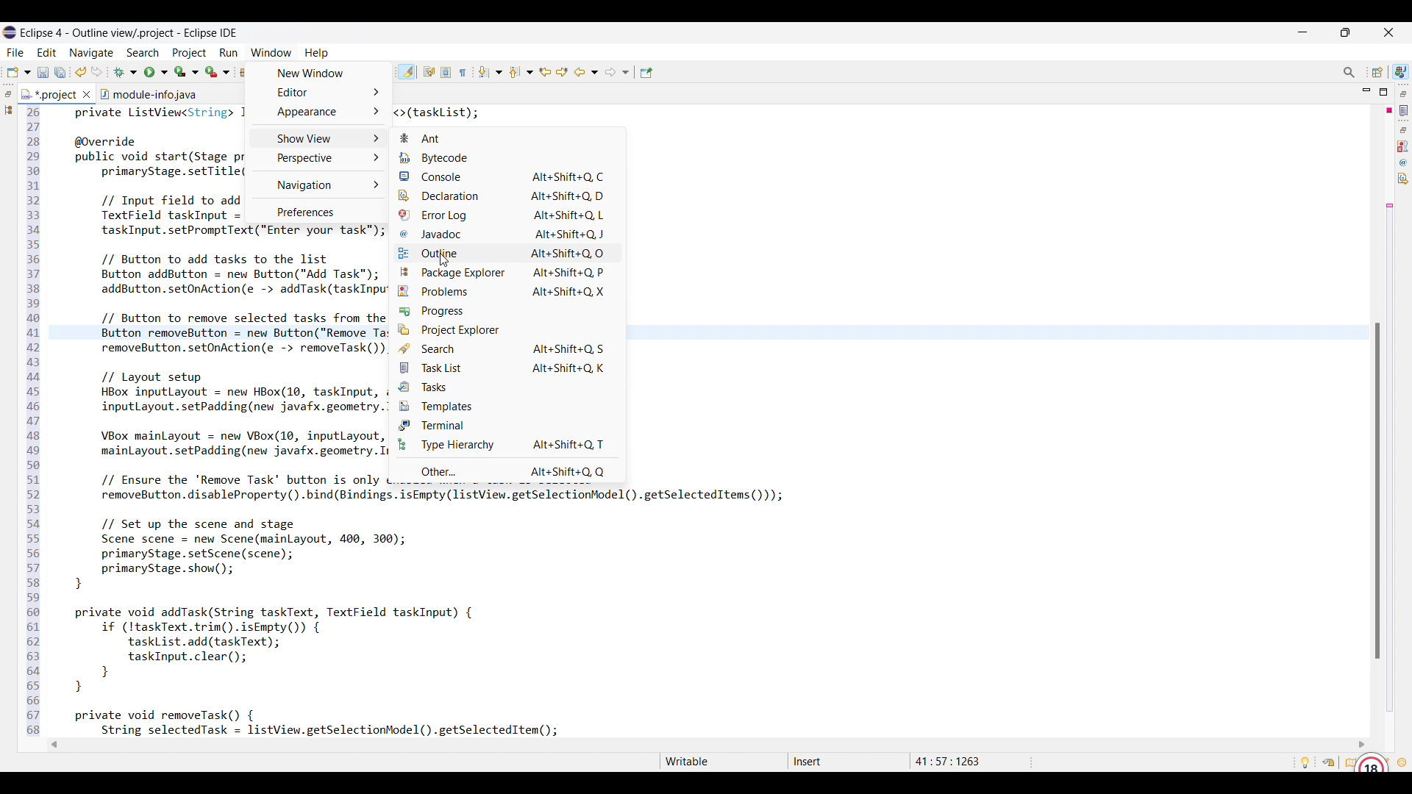  Describe the element at coordinates (33, 423) in the screenshot. I see `line number` at that location.